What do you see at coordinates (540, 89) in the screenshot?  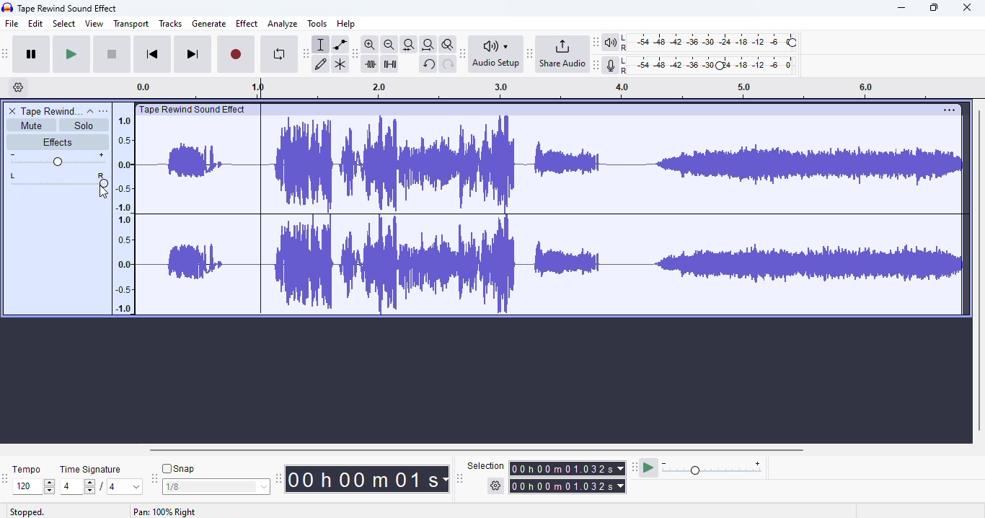 I see `timeline` at bounding box center [540, 89].